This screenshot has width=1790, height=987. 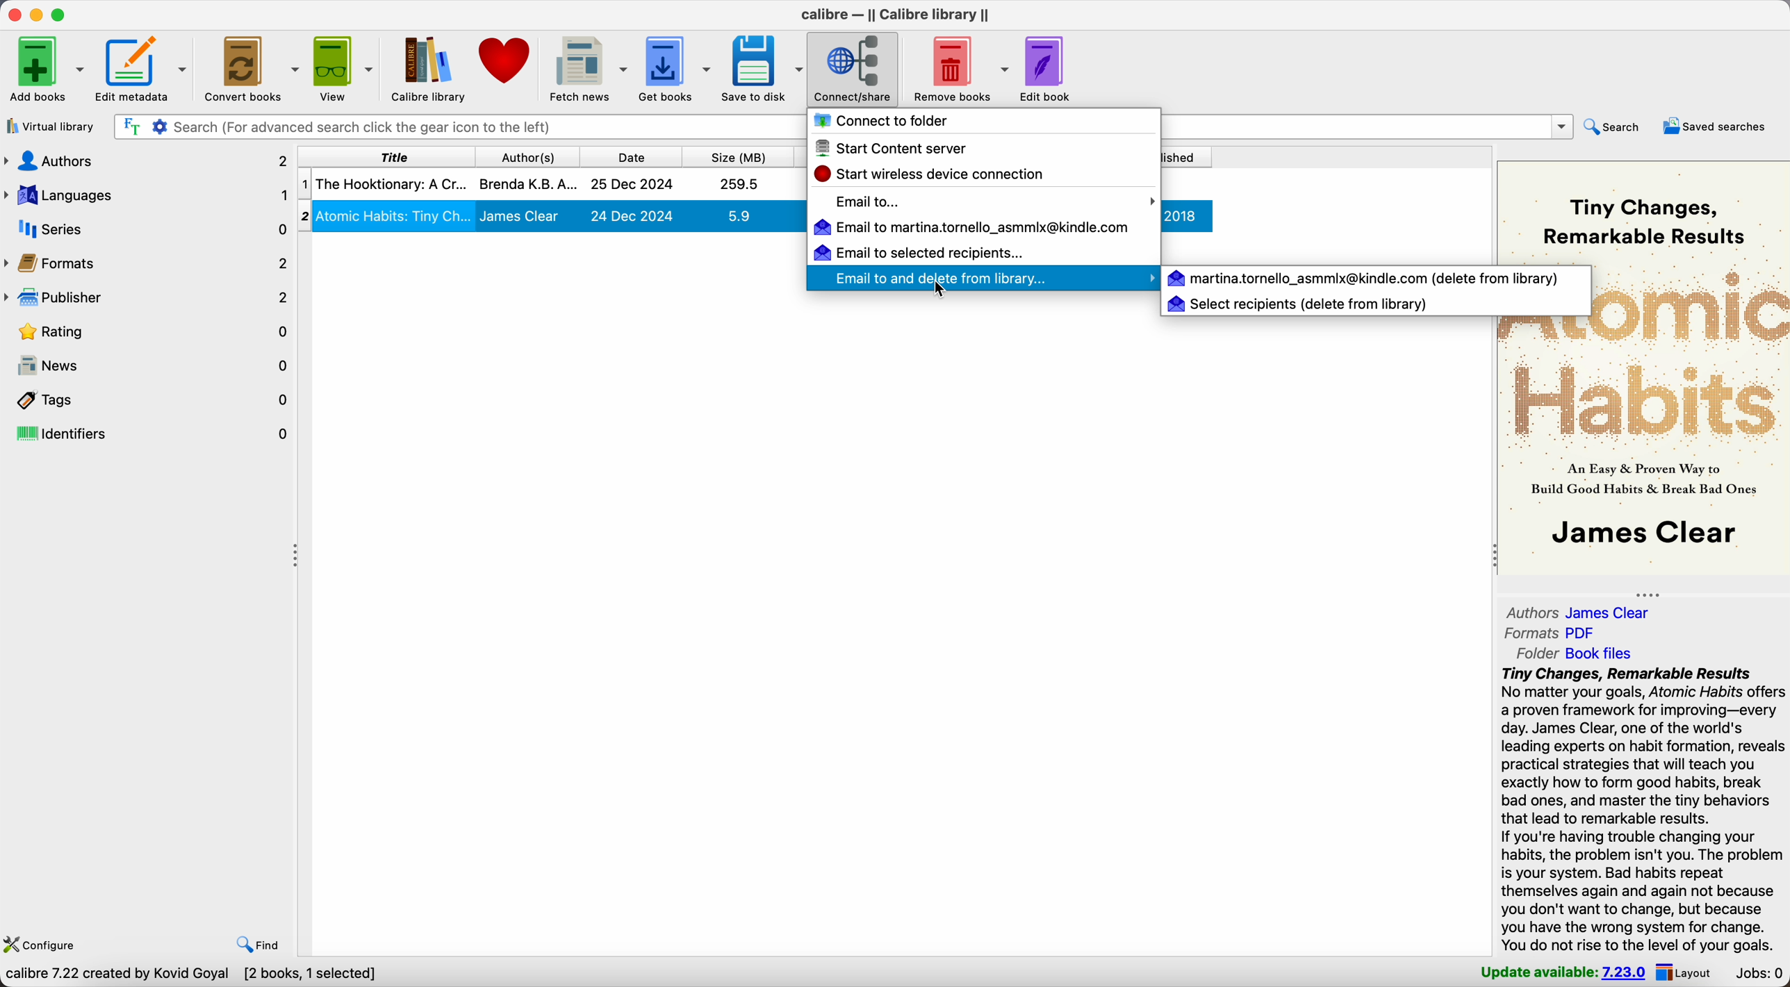 I want to click on email to, so click(x=994, y=201).